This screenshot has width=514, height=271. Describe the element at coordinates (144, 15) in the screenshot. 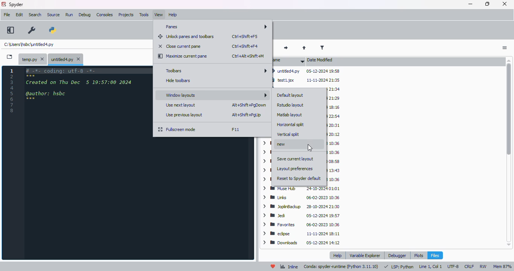

I see `tools` at that location.